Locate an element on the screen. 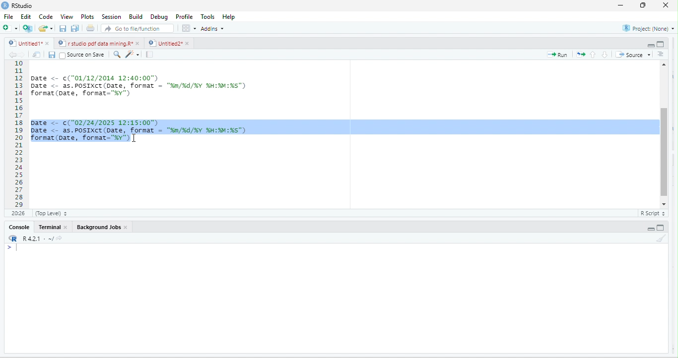 The height and width of the screenshot is (358, 678). maximize is located at coordinates (641, 6).